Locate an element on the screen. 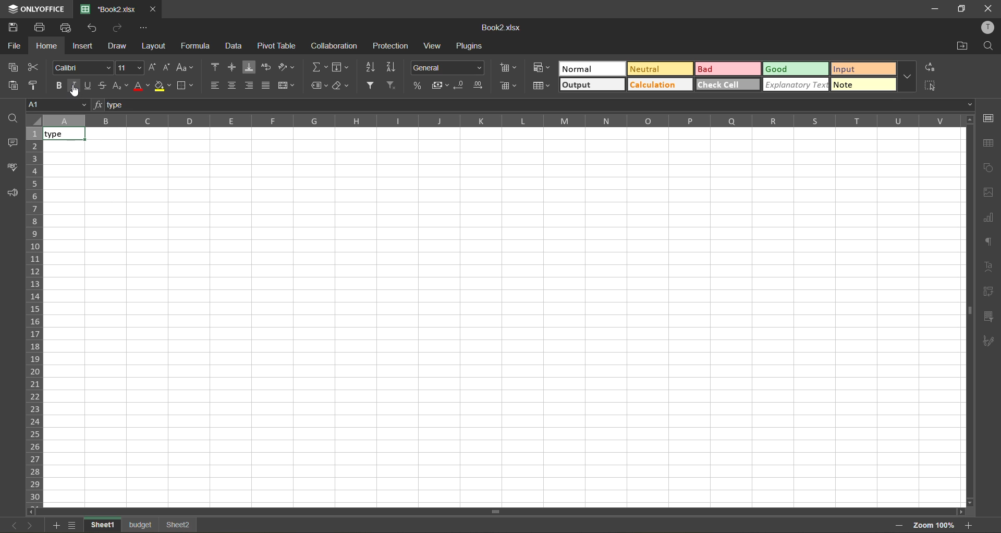 This screenshot has width=1001, height=533. normal is located at coordinates (591, 68).